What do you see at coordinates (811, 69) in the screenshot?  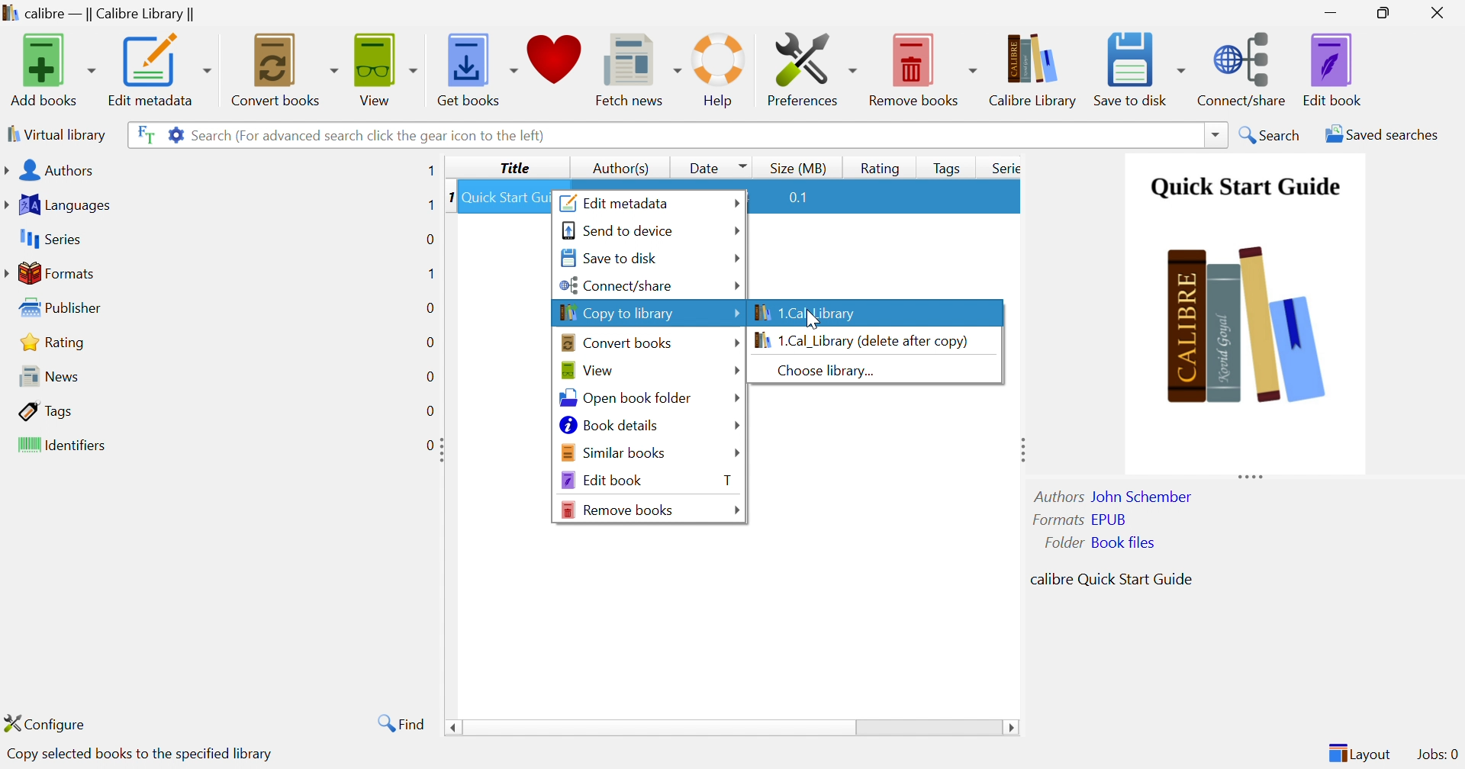 I see `Preferences` at bounding box center [811, 69].